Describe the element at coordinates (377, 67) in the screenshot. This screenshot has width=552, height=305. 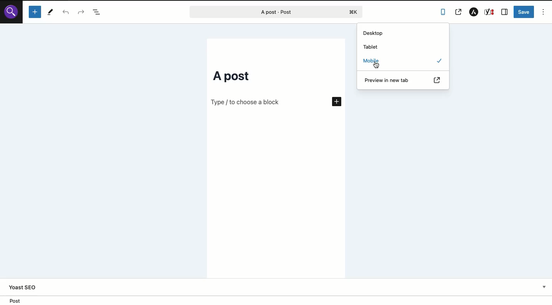
I see `cursor` at that location.